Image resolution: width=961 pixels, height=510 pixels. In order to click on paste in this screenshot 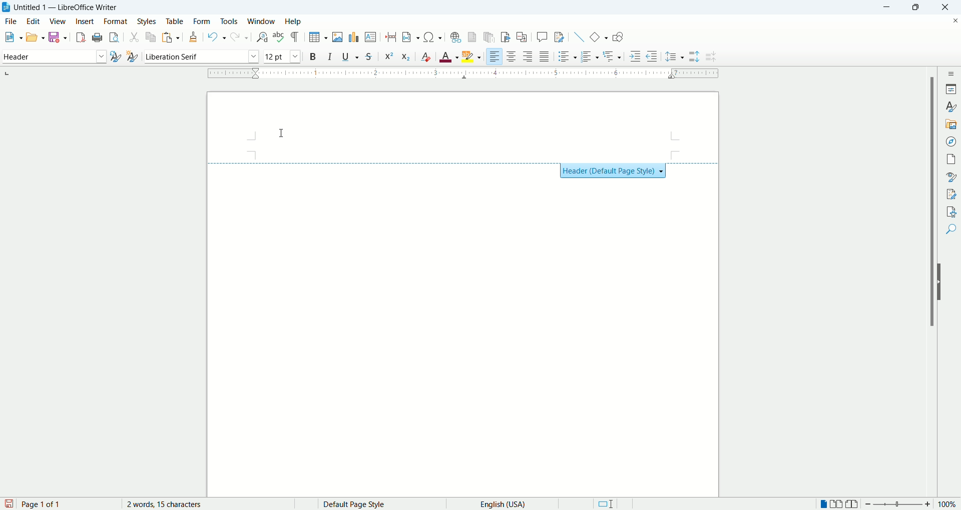, I will do `click(170, 37)`.